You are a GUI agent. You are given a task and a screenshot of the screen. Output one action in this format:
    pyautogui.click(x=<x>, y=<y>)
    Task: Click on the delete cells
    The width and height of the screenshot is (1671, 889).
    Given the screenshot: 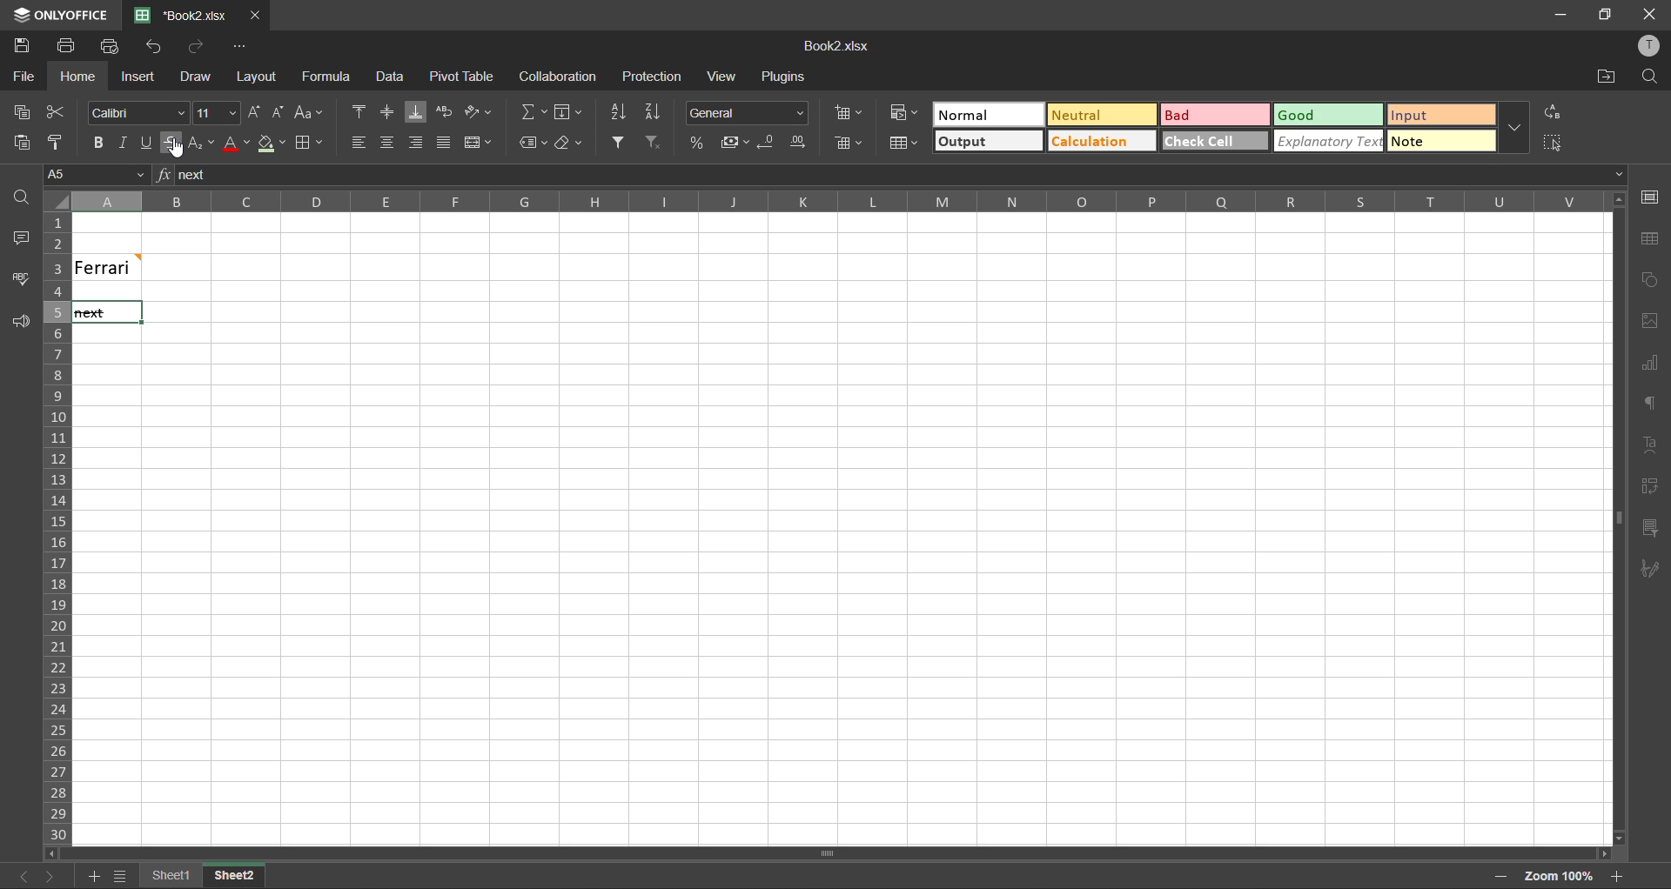 What is the action you would take?
    pyautogui.click(x=849, y=143)
    